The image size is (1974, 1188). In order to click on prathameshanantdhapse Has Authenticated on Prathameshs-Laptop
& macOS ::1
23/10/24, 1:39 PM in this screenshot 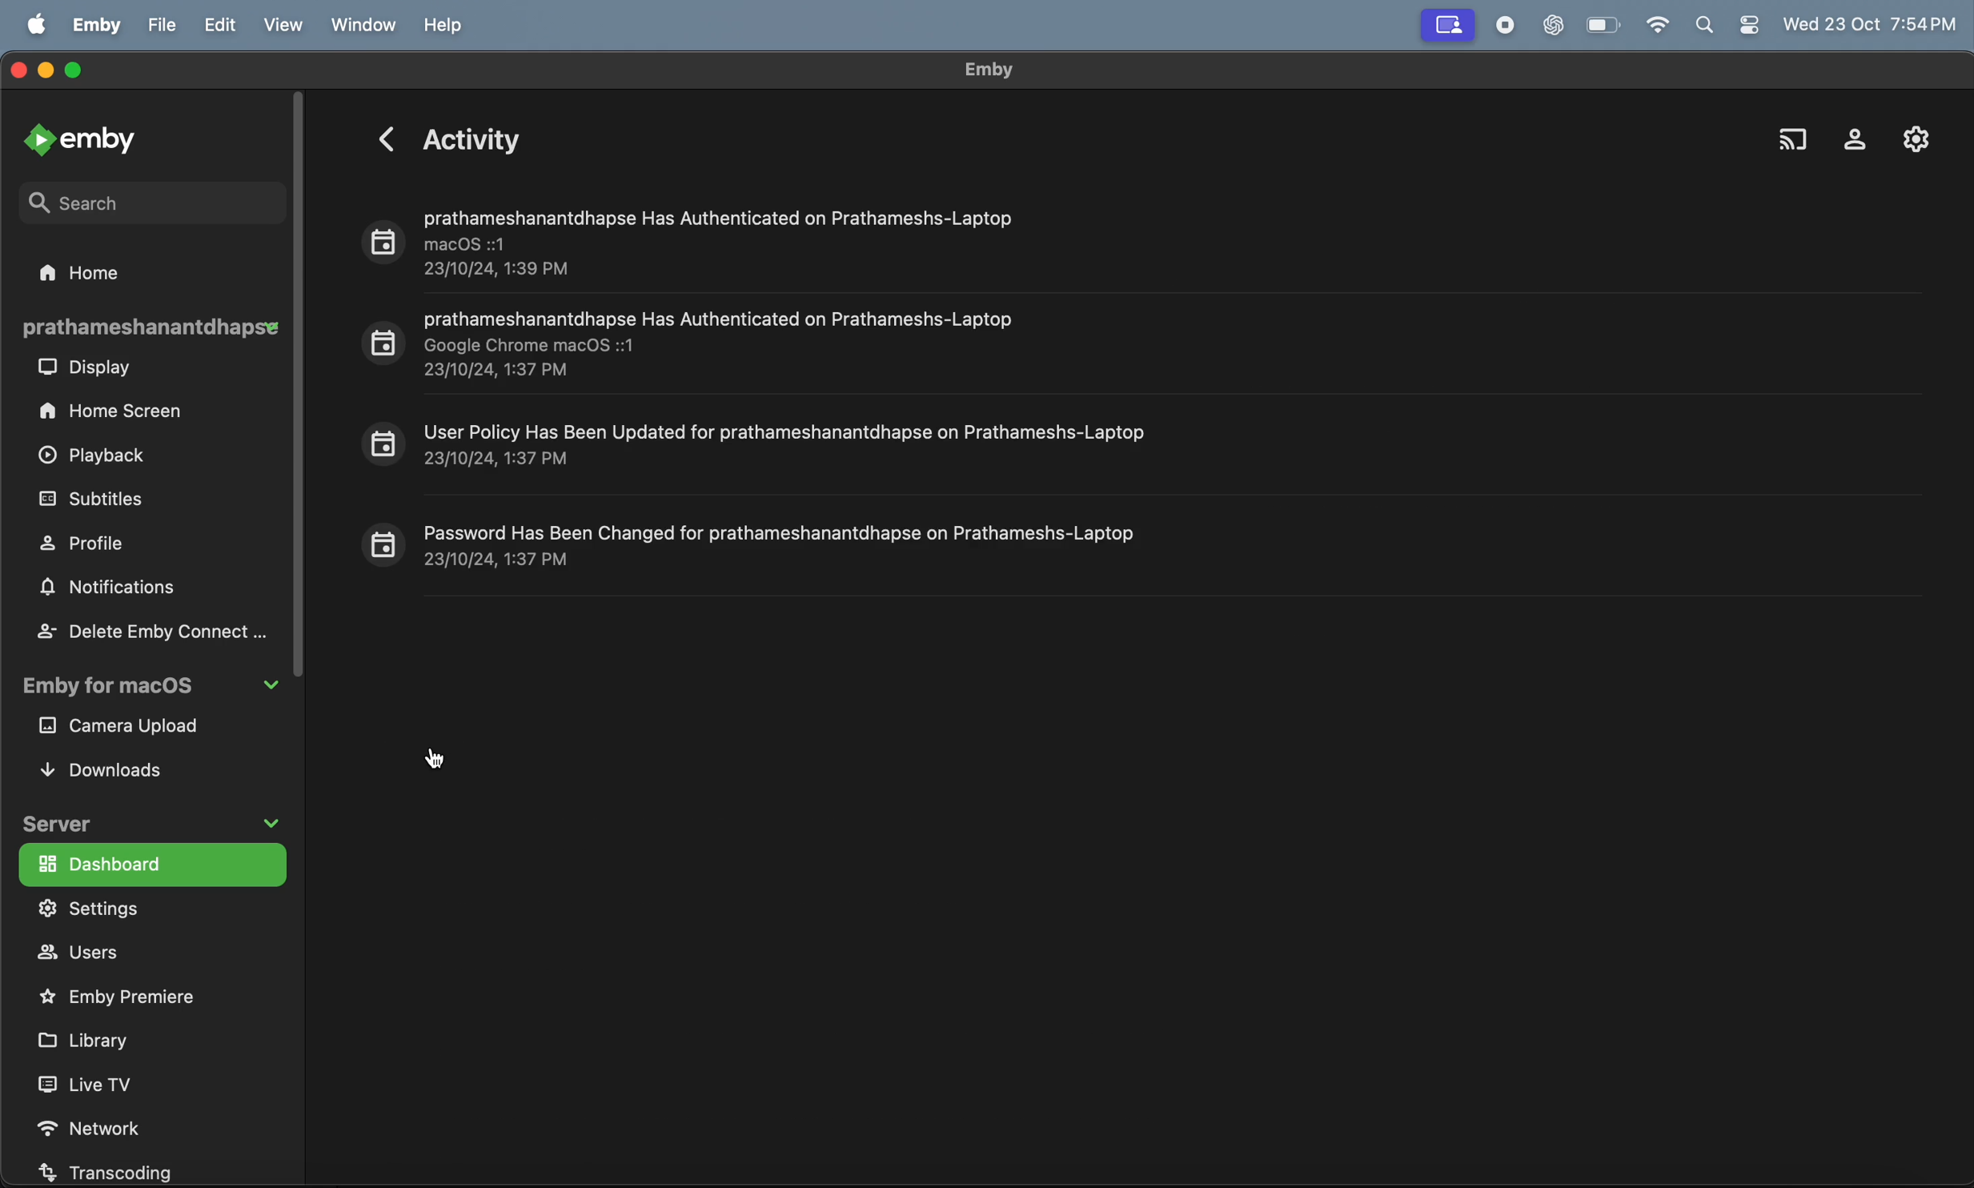, I will do `click(690, 239)`.